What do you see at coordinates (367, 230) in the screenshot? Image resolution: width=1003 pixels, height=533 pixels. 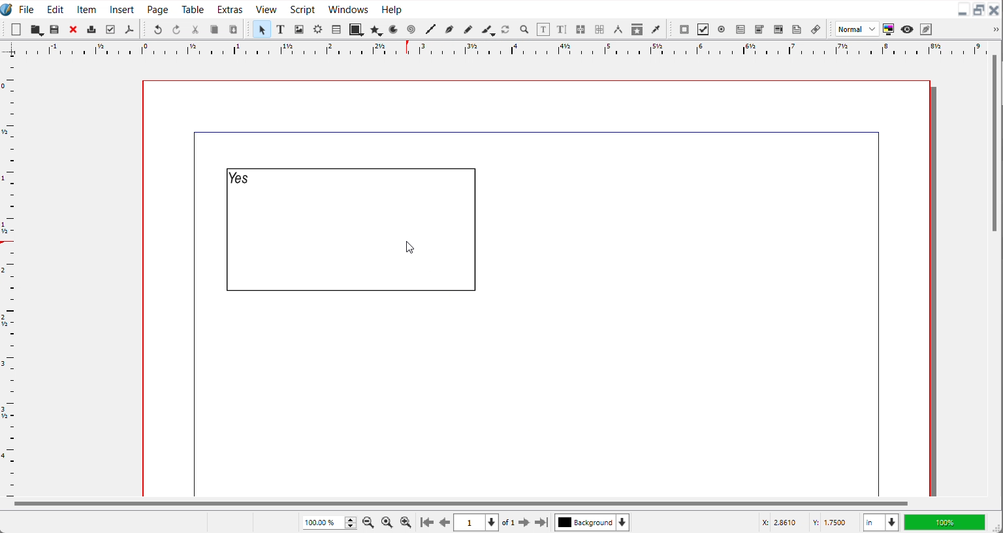 I see `Text Frame` at bounding box center [367, 230].